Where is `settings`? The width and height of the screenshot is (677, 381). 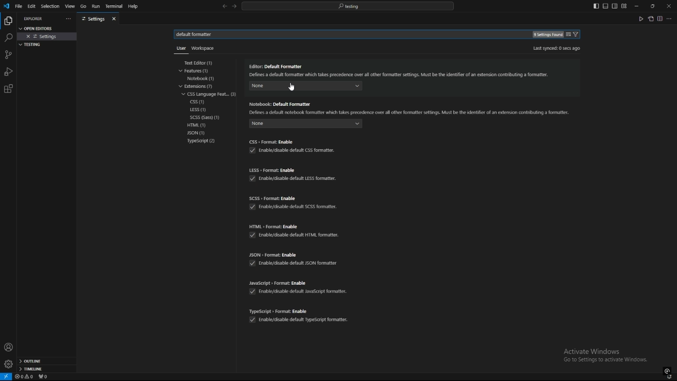
settings is located at coordinates (48, 37).